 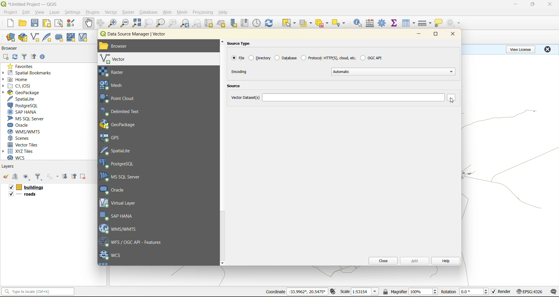 I want to click on file, so click(x=237, y=58).